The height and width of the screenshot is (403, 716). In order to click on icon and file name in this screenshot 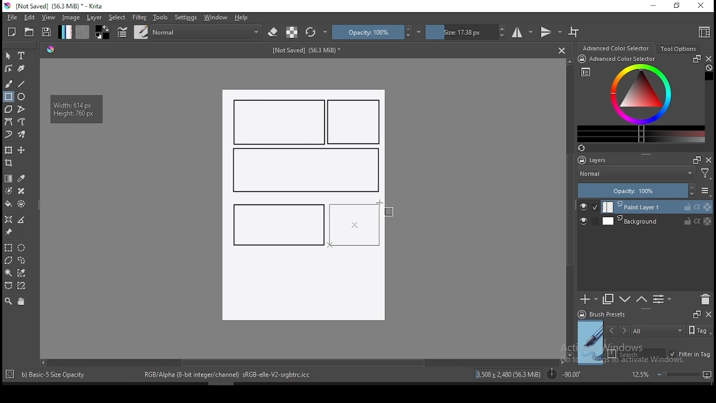, I will do `click(55, 6)`.